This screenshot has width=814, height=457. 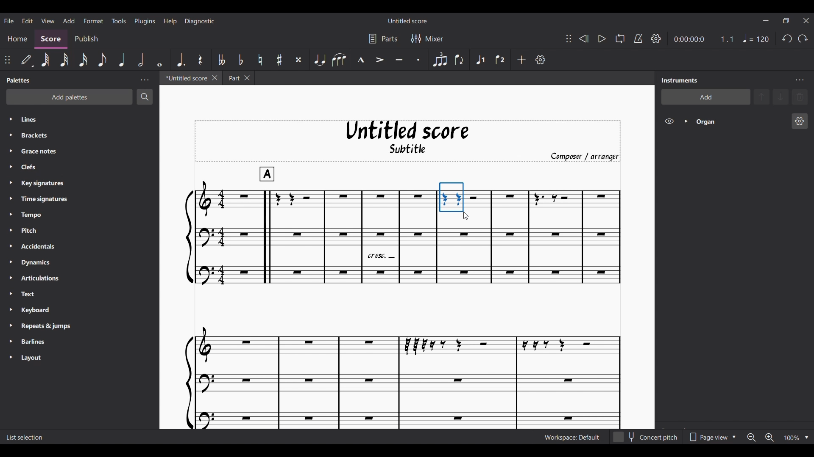 What do you see at coordinates (338, 60) in the screenshot?
I see `Slur` at bounding box center [338, 60].